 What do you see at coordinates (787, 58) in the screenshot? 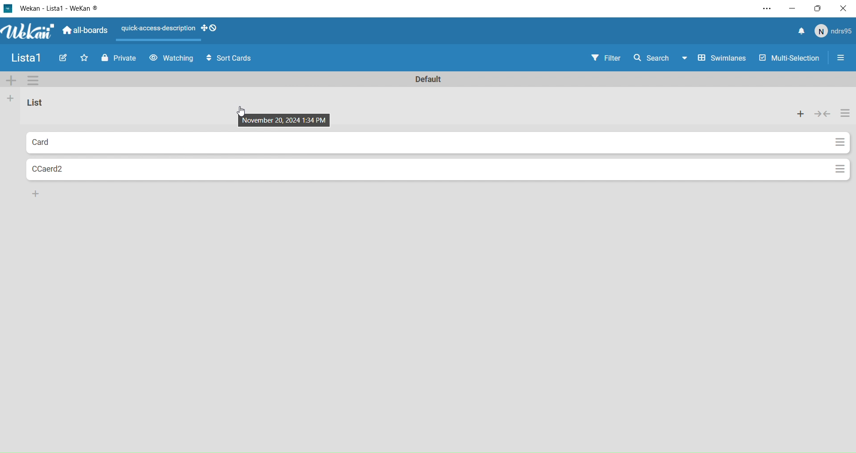
I see `Multi-Selection` at bounding box center [787, 58].